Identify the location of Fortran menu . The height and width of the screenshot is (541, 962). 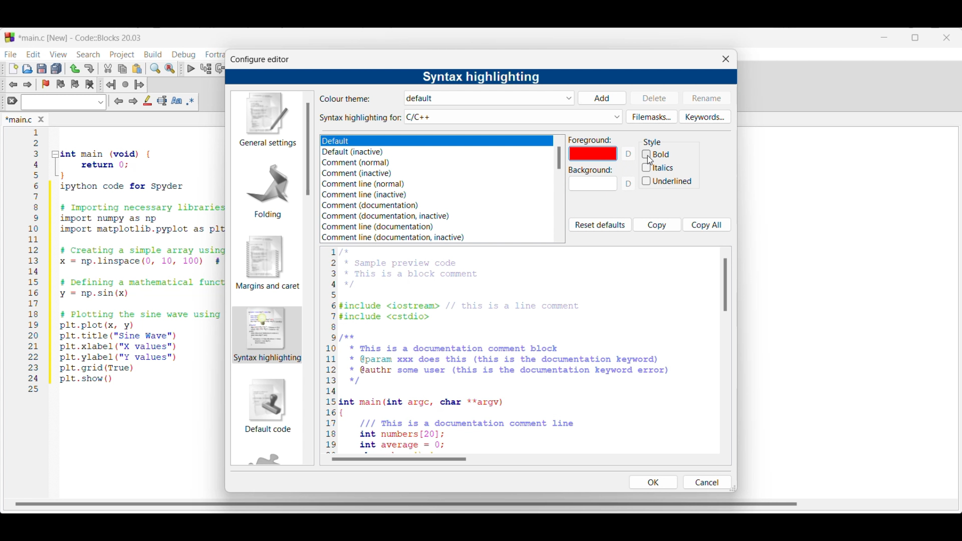
(215, 55).